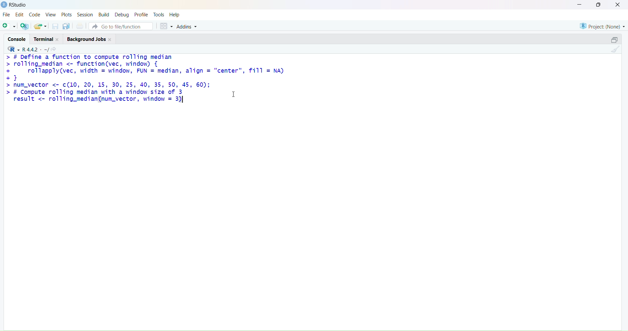  Describe the element at coordinates (110, 40) in the screenshot. I see `close` at that location.